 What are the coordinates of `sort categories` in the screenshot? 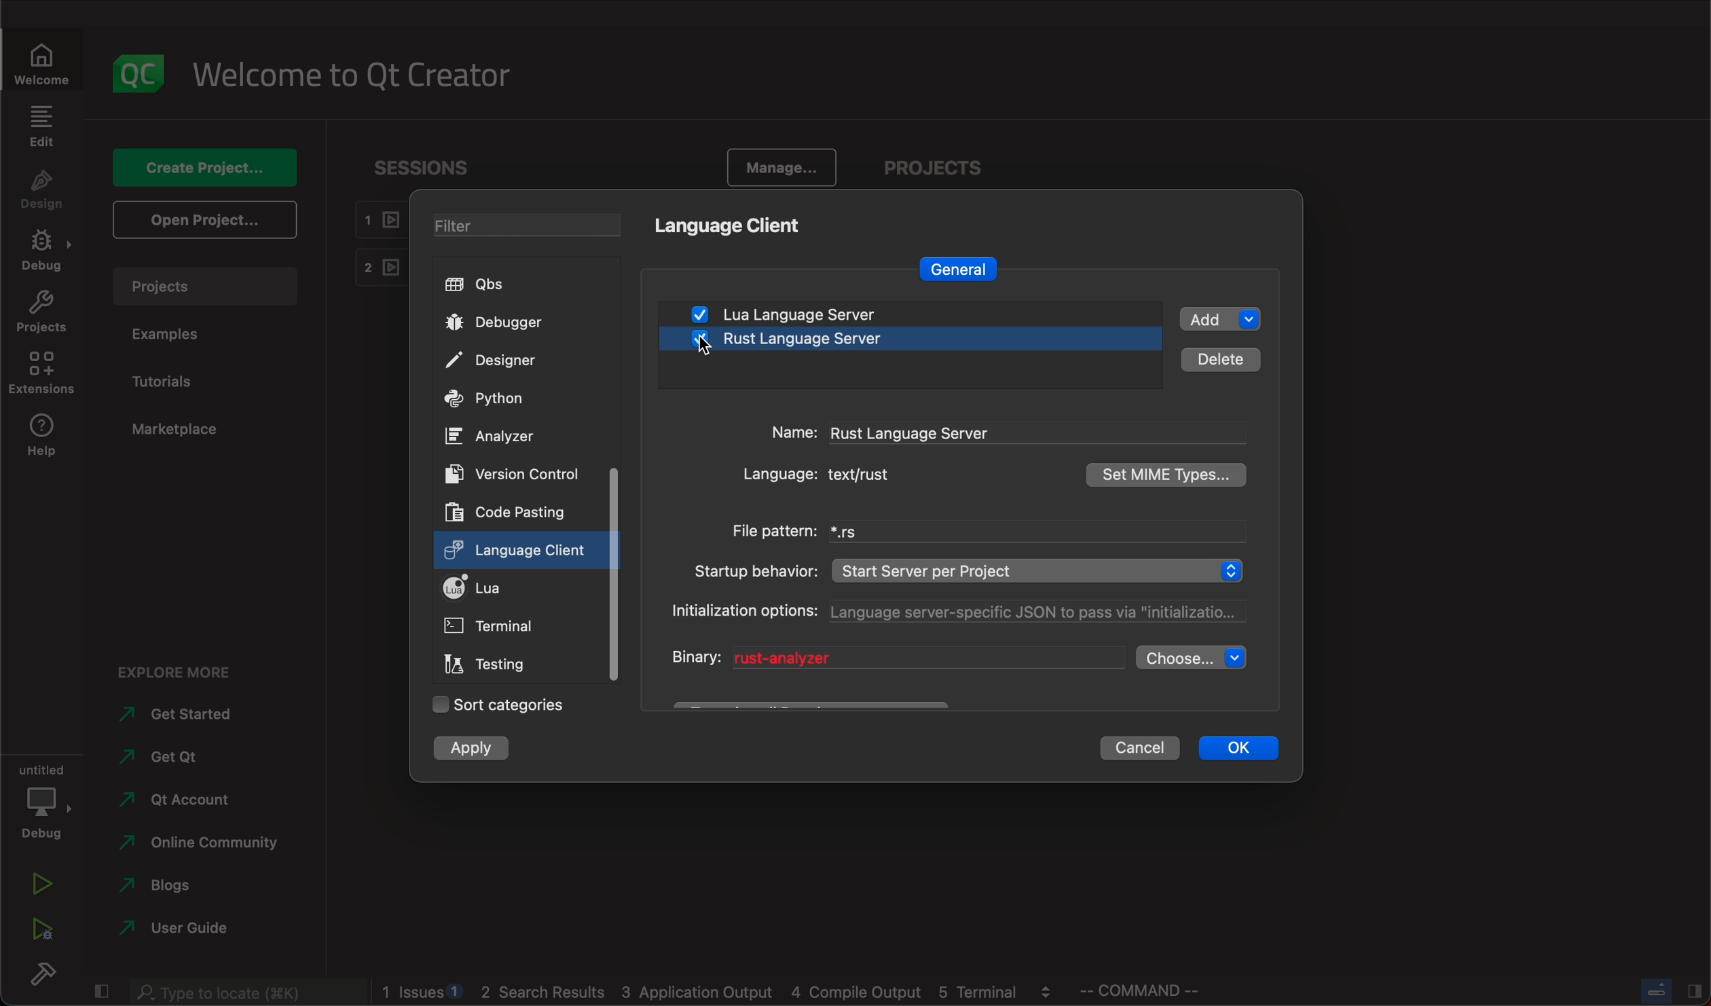 It's located at (498, 703).